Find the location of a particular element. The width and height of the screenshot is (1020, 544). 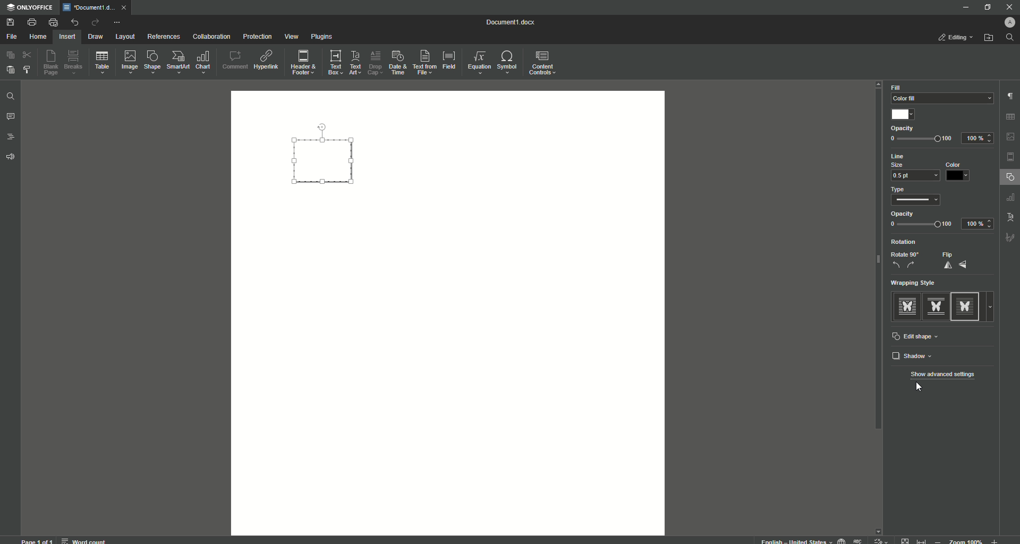

spell checking is located at coordinates (858, 540).